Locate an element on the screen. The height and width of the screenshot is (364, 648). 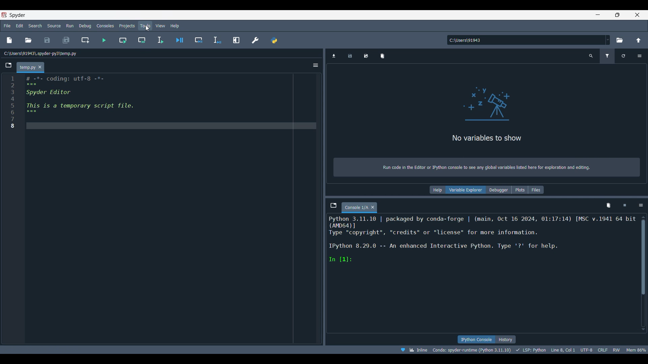
Variable explorer, current selection highlighted is located at coordinates (466, 190).